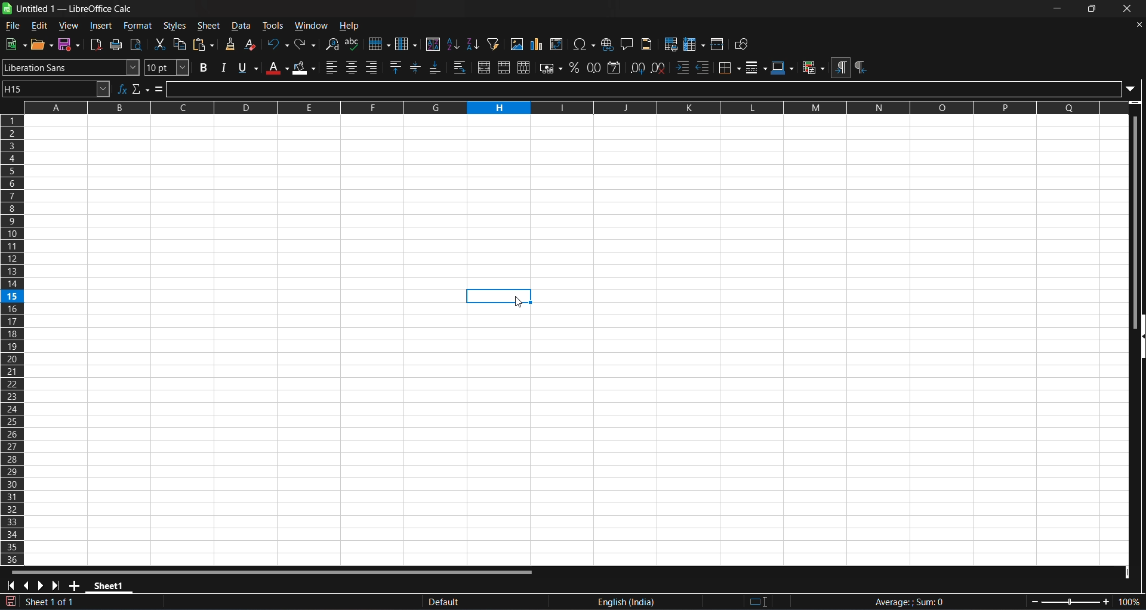 The width and height of the screenshot is (1146, 610). I want to click on background color, so click(303, 68).